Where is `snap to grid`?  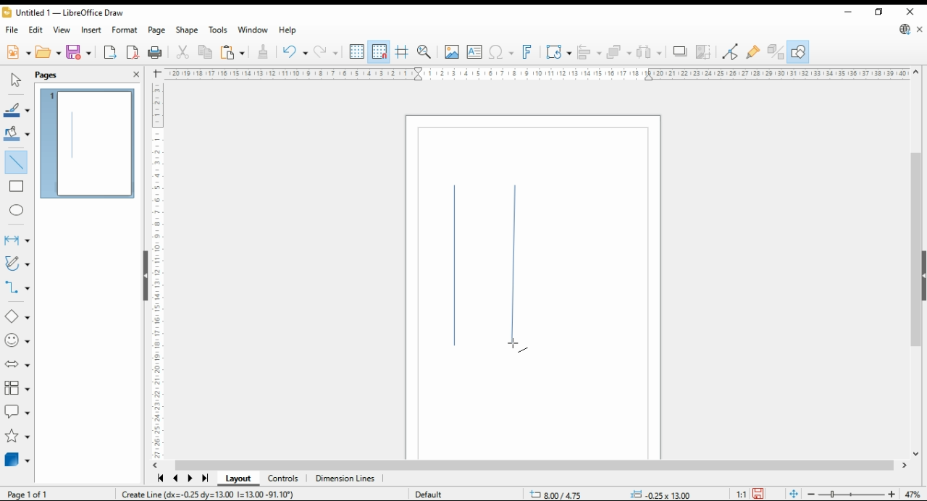
snap to grid is located at coordinates (379, 51).